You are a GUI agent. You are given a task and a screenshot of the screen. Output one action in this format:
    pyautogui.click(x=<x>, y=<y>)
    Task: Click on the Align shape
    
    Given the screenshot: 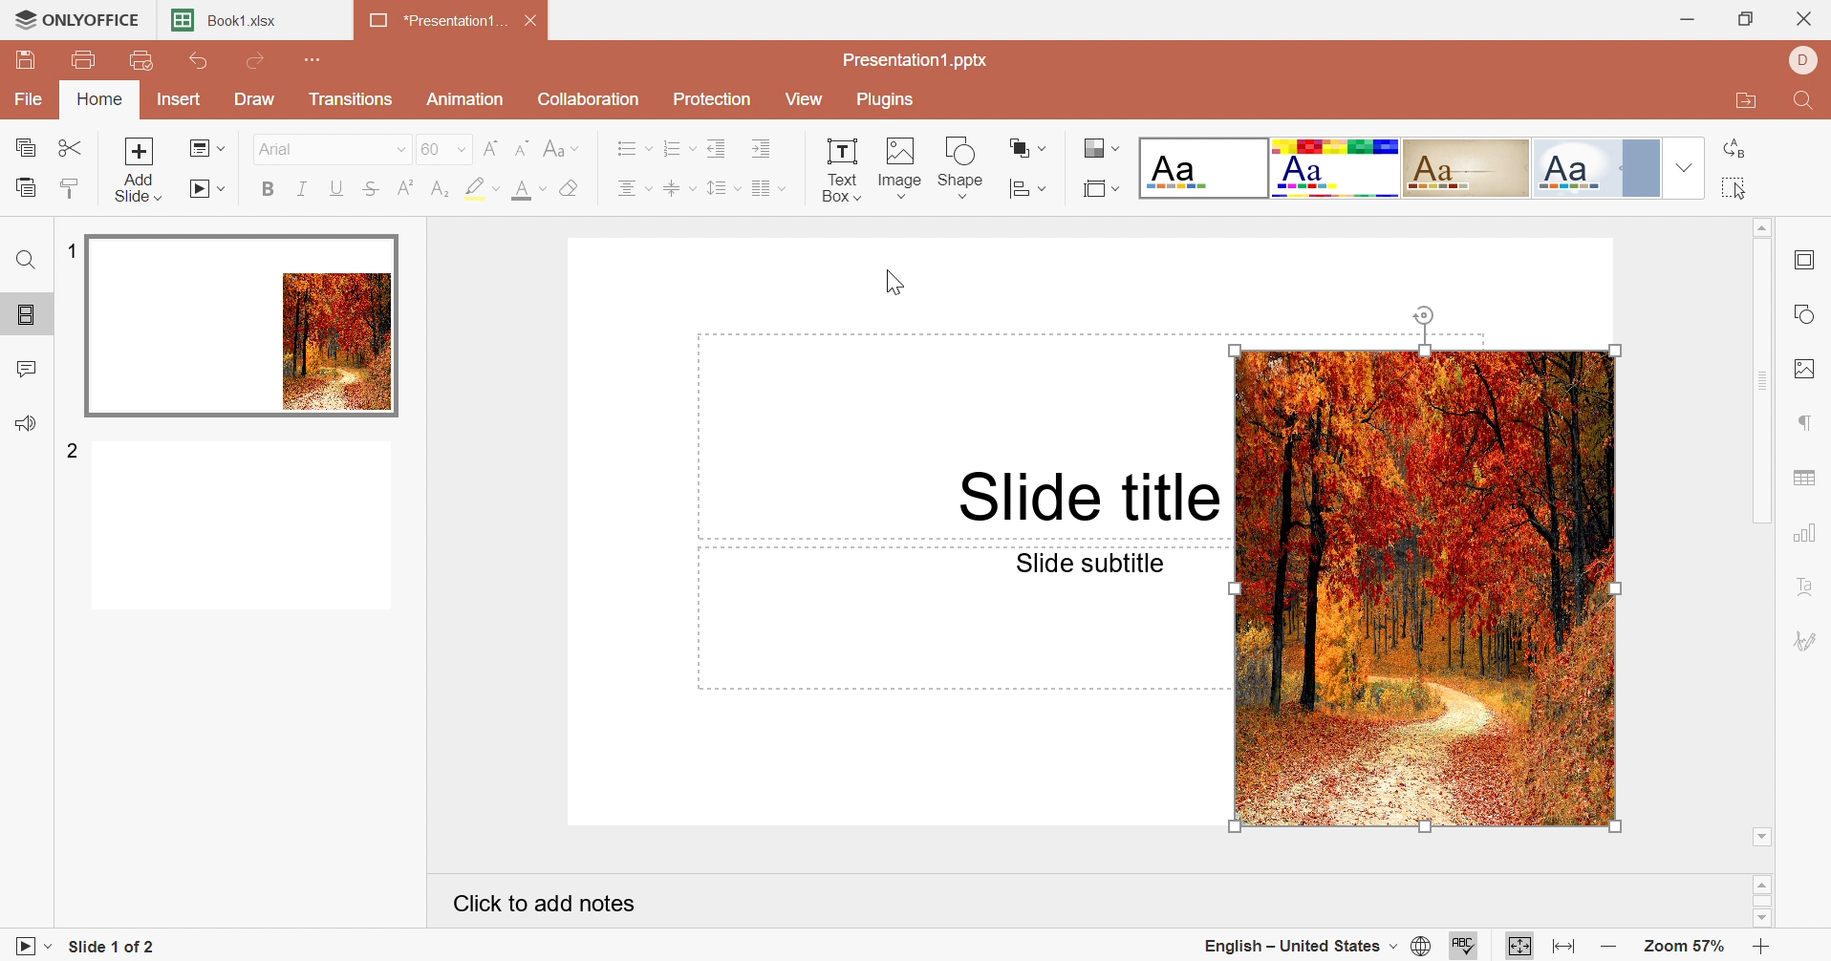 What is the action you would take?
    pyautogui.click(x=1024, y=190)
    